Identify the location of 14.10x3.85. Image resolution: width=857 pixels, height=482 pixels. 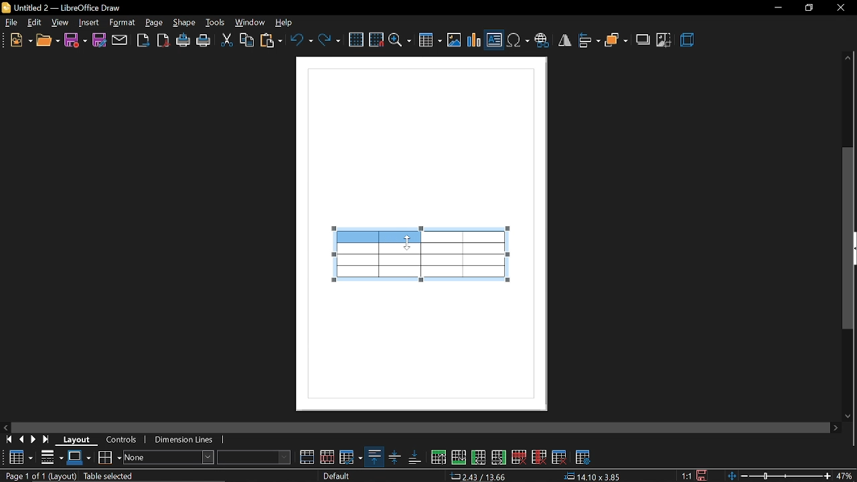
(593, 477).